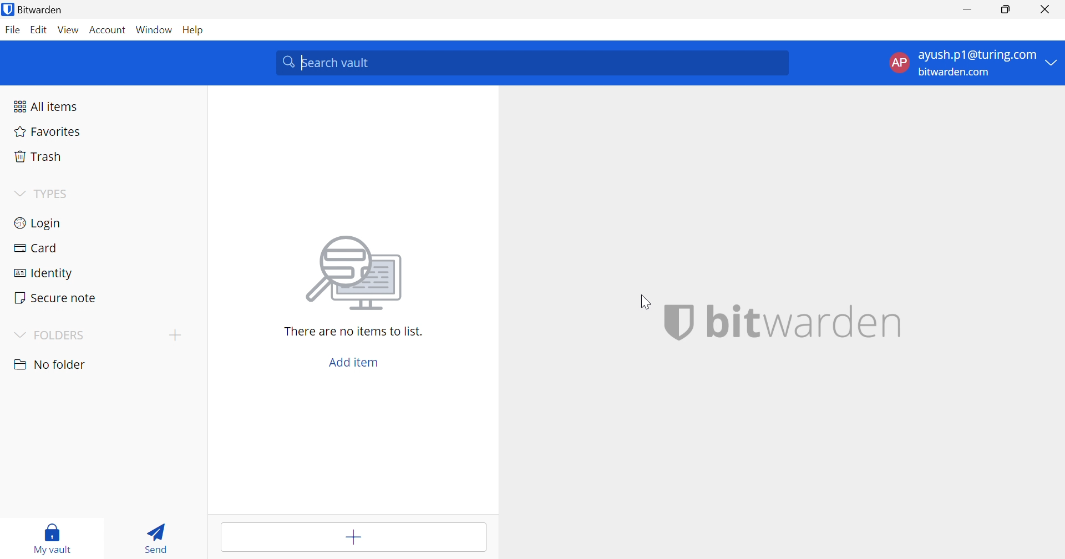 The width and height of the screenshot is (1065, 559). What do you see at coordinates (38, 225) in the screenshot?
I see `Login` at bounding box center [38, 225].